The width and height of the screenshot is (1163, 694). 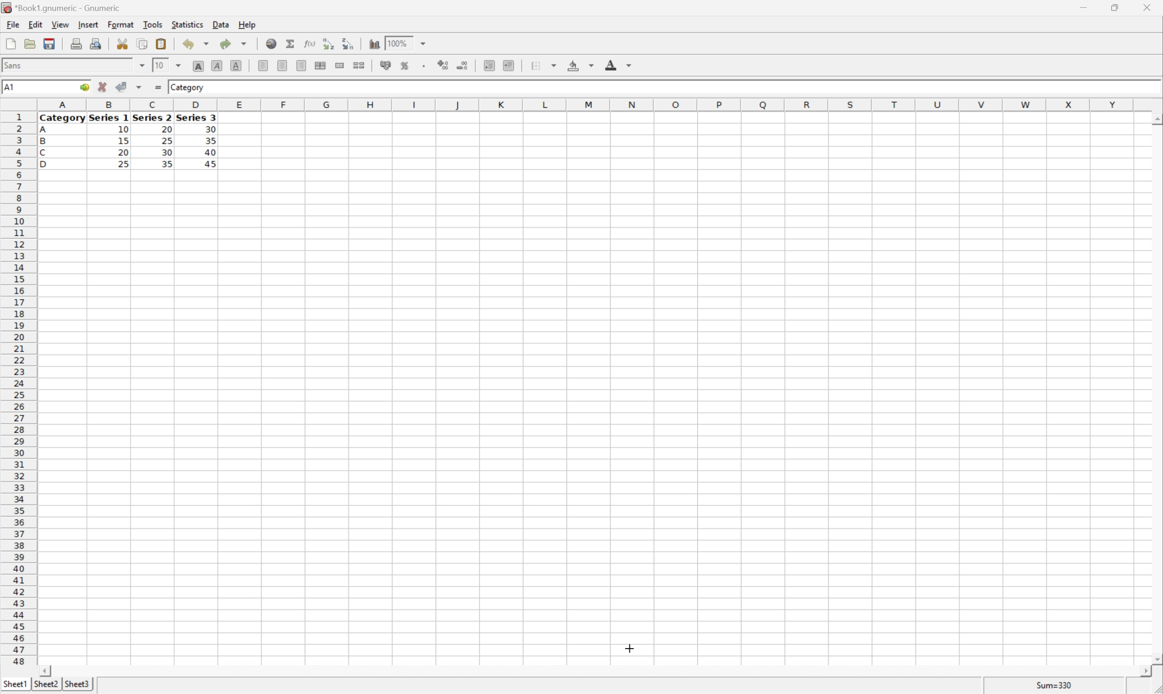 I want to click on cursor, so click(x=629, y=648).